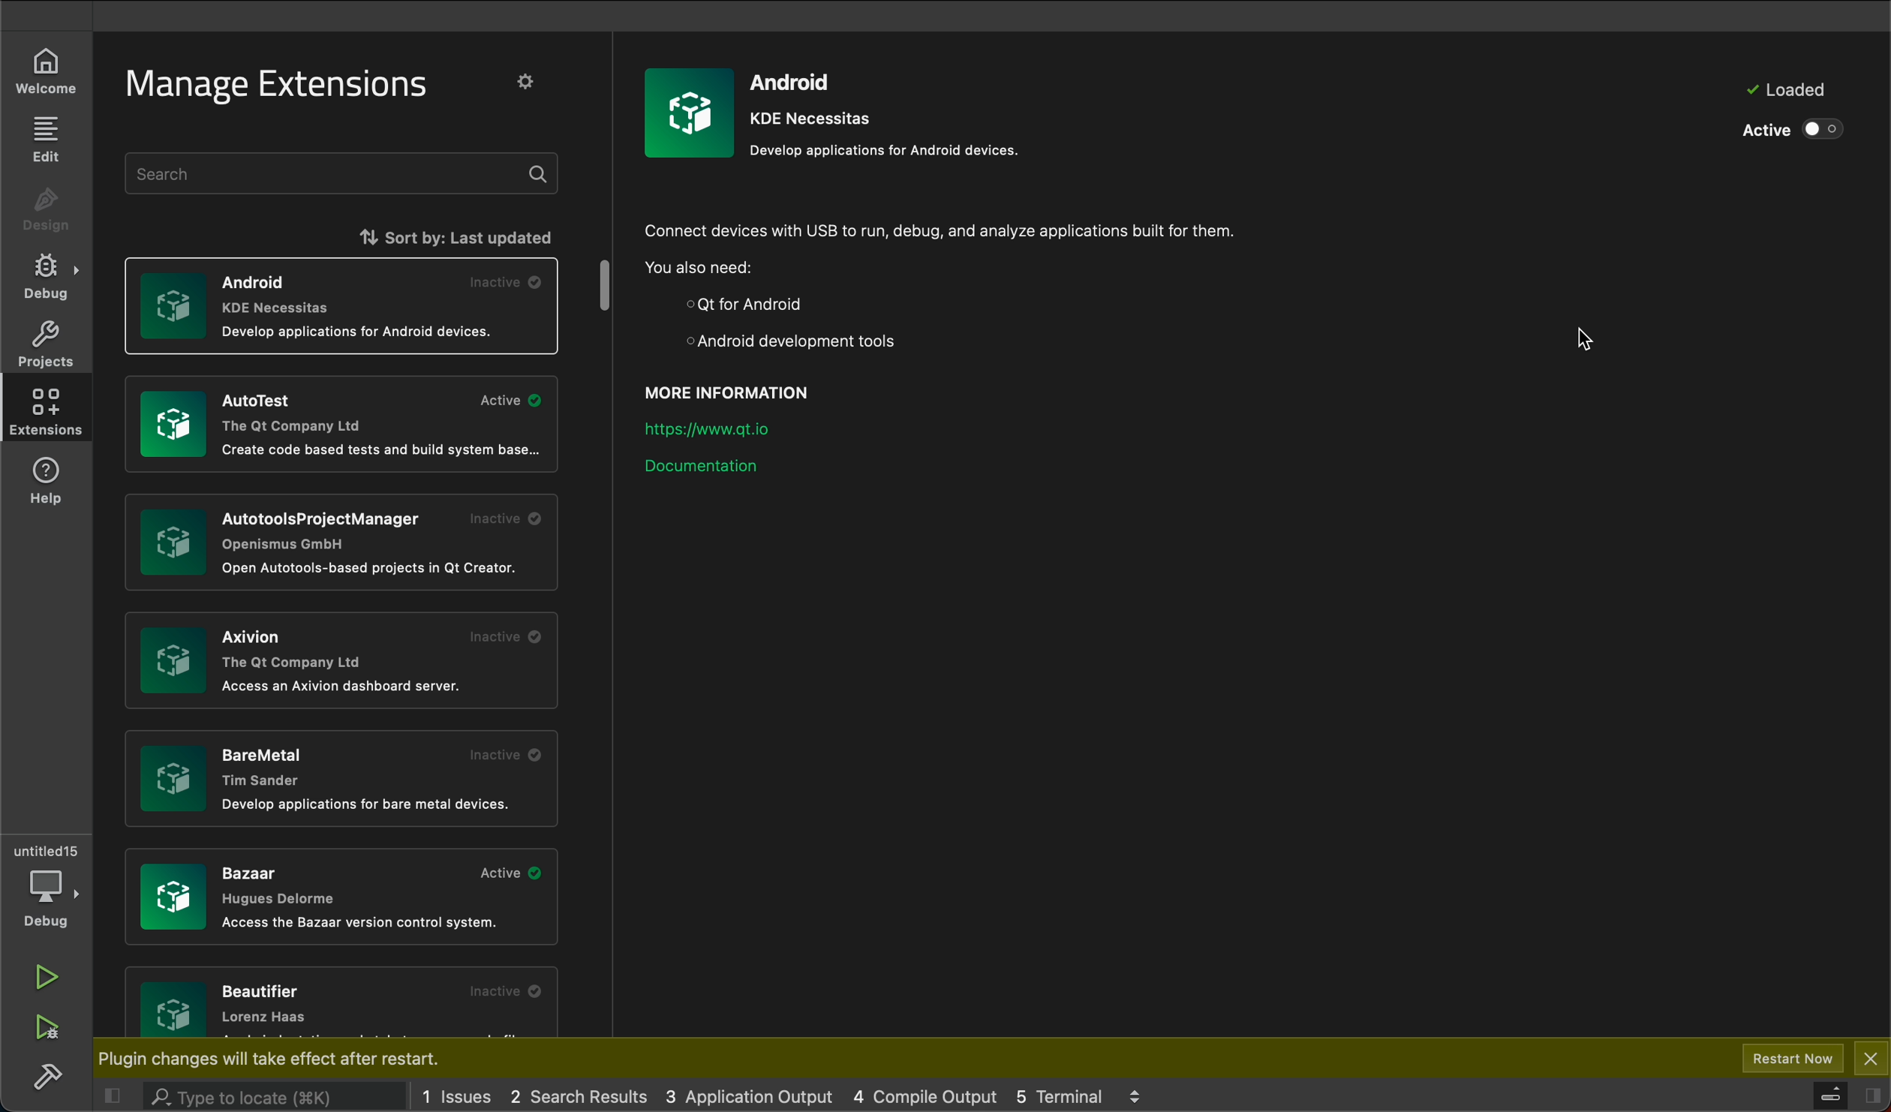 This screenshot has height=1112, width=1891. I want to click on debug, so click(42, 275).